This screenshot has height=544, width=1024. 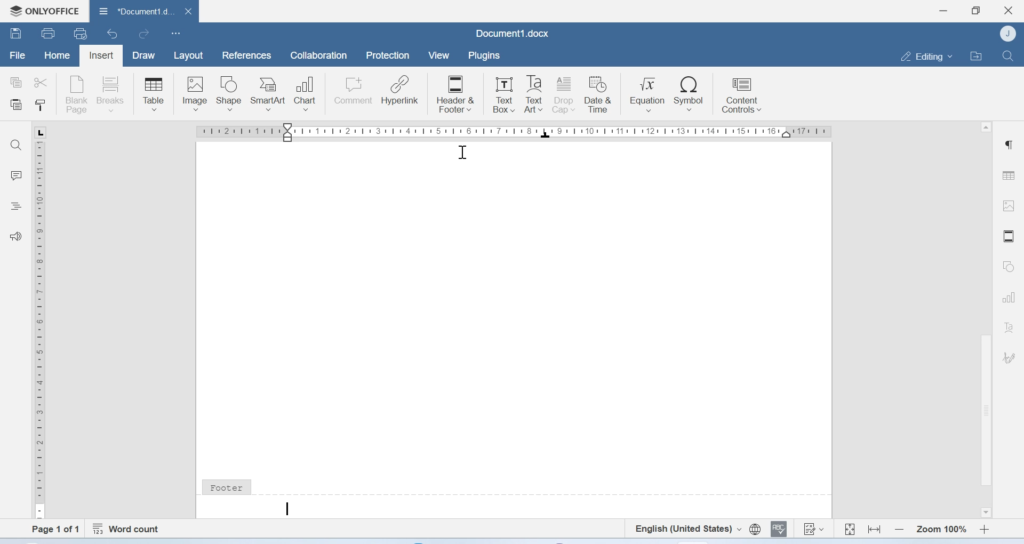 I want to click on Save, so click(x=16, y=35).